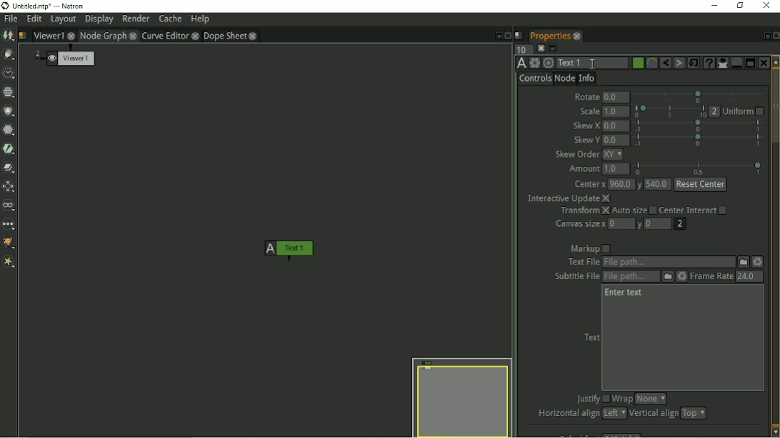 The image size is (780, 438). What do you see at coordinates (564, 78) in the screenshot?
I see `Node` at bounding box center [564, 78].